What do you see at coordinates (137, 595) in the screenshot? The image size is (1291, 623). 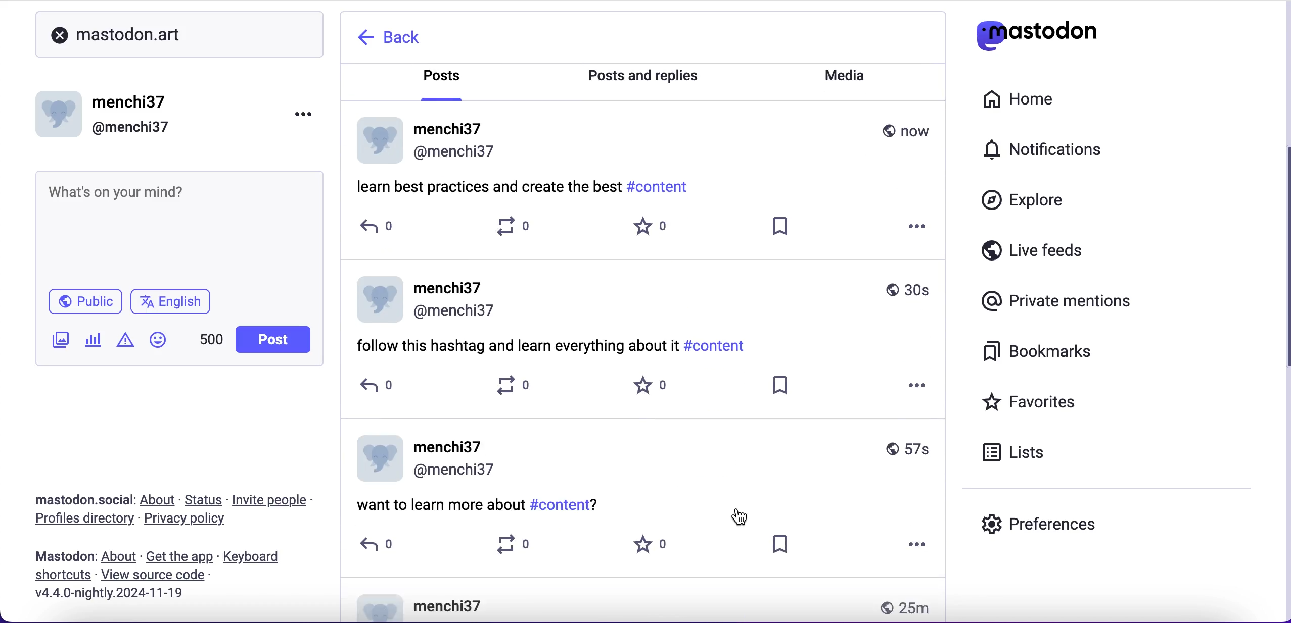 I see `2024-11-19` at bounding box center [137, 595].